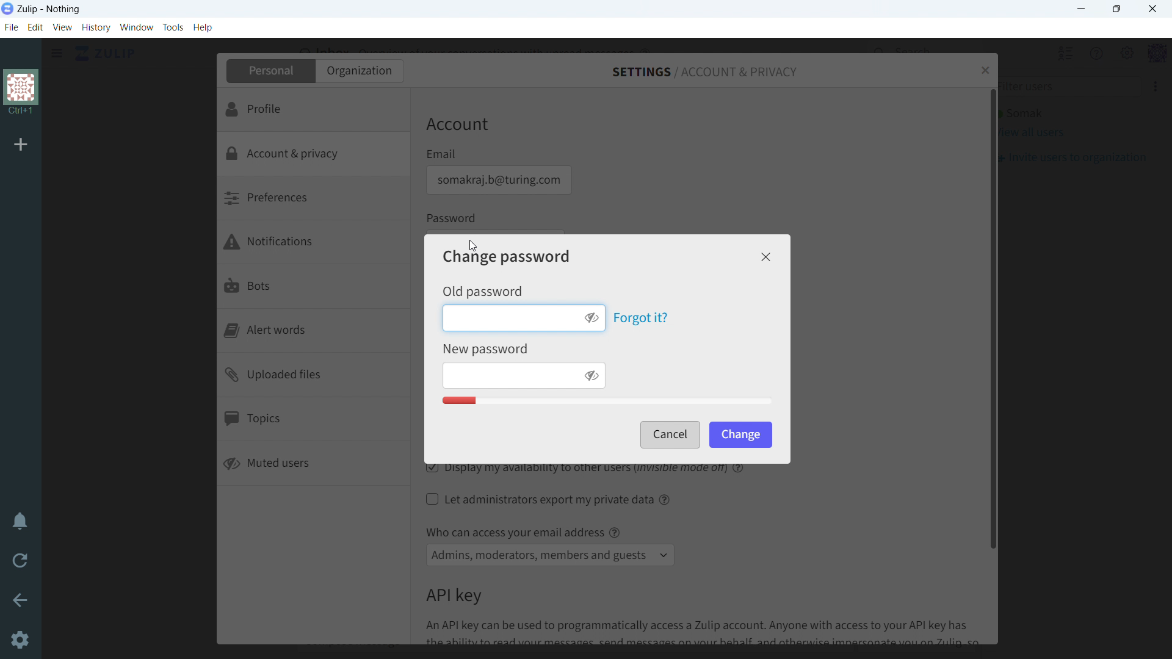 Image resolution: width=1172 pixels, height=659 pixels. Describe the element at coordinates (137, 27) in the screenshot. I see `window` at that location.